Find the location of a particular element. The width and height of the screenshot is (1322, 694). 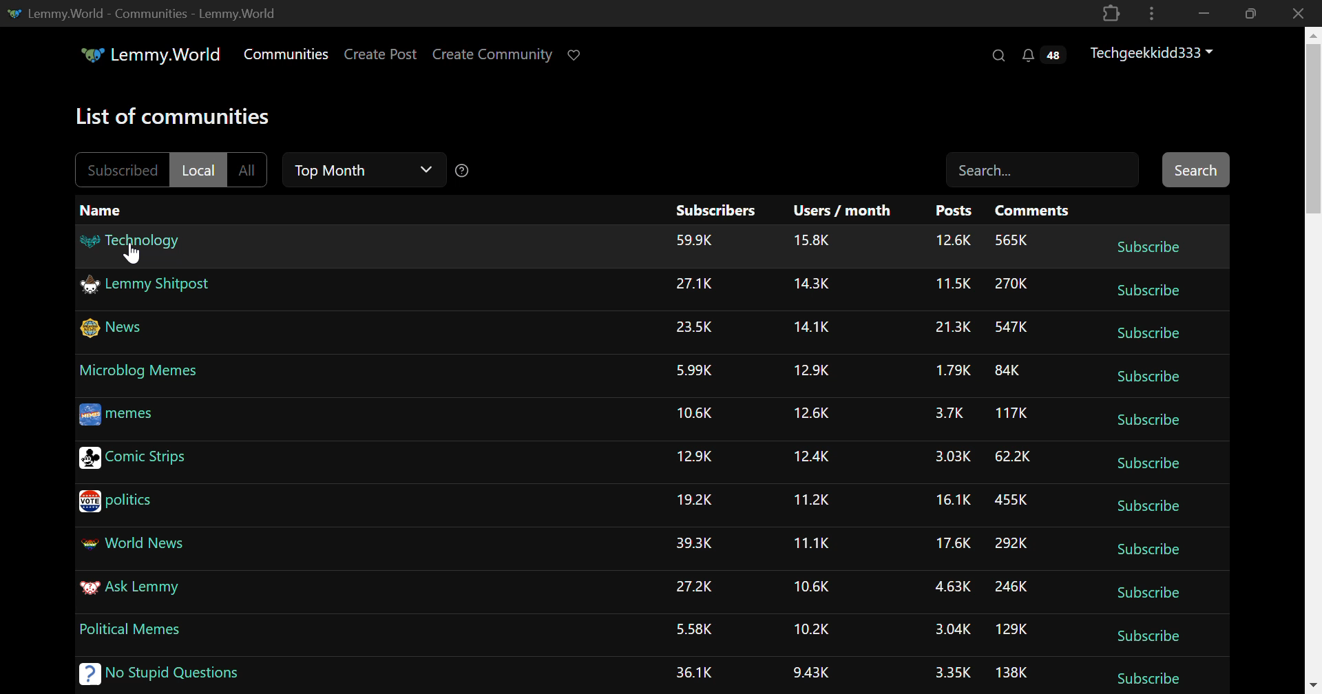

Minimize Window is located at coordinates (1248, 13).